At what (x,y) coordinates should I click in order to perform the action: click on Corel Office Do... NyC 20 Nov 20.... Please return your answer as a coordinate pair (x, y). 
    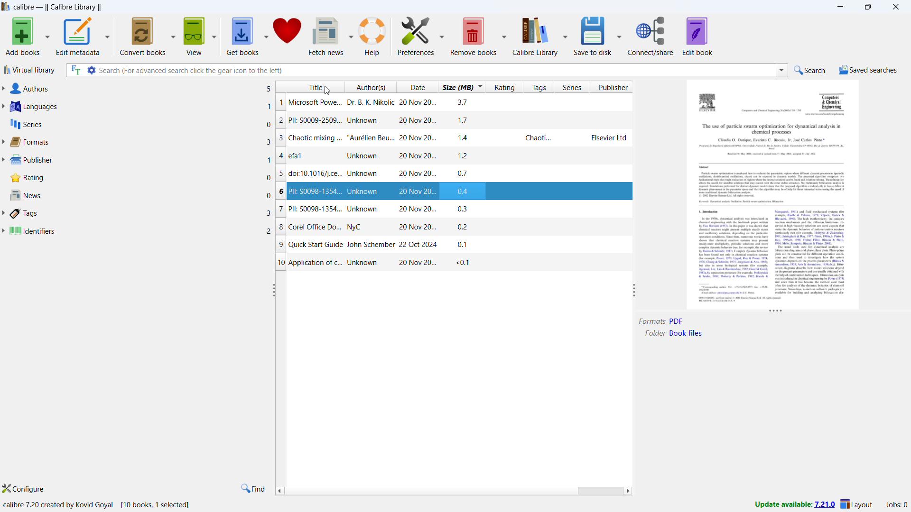
    Looking at the image, I should click on (364, 228).